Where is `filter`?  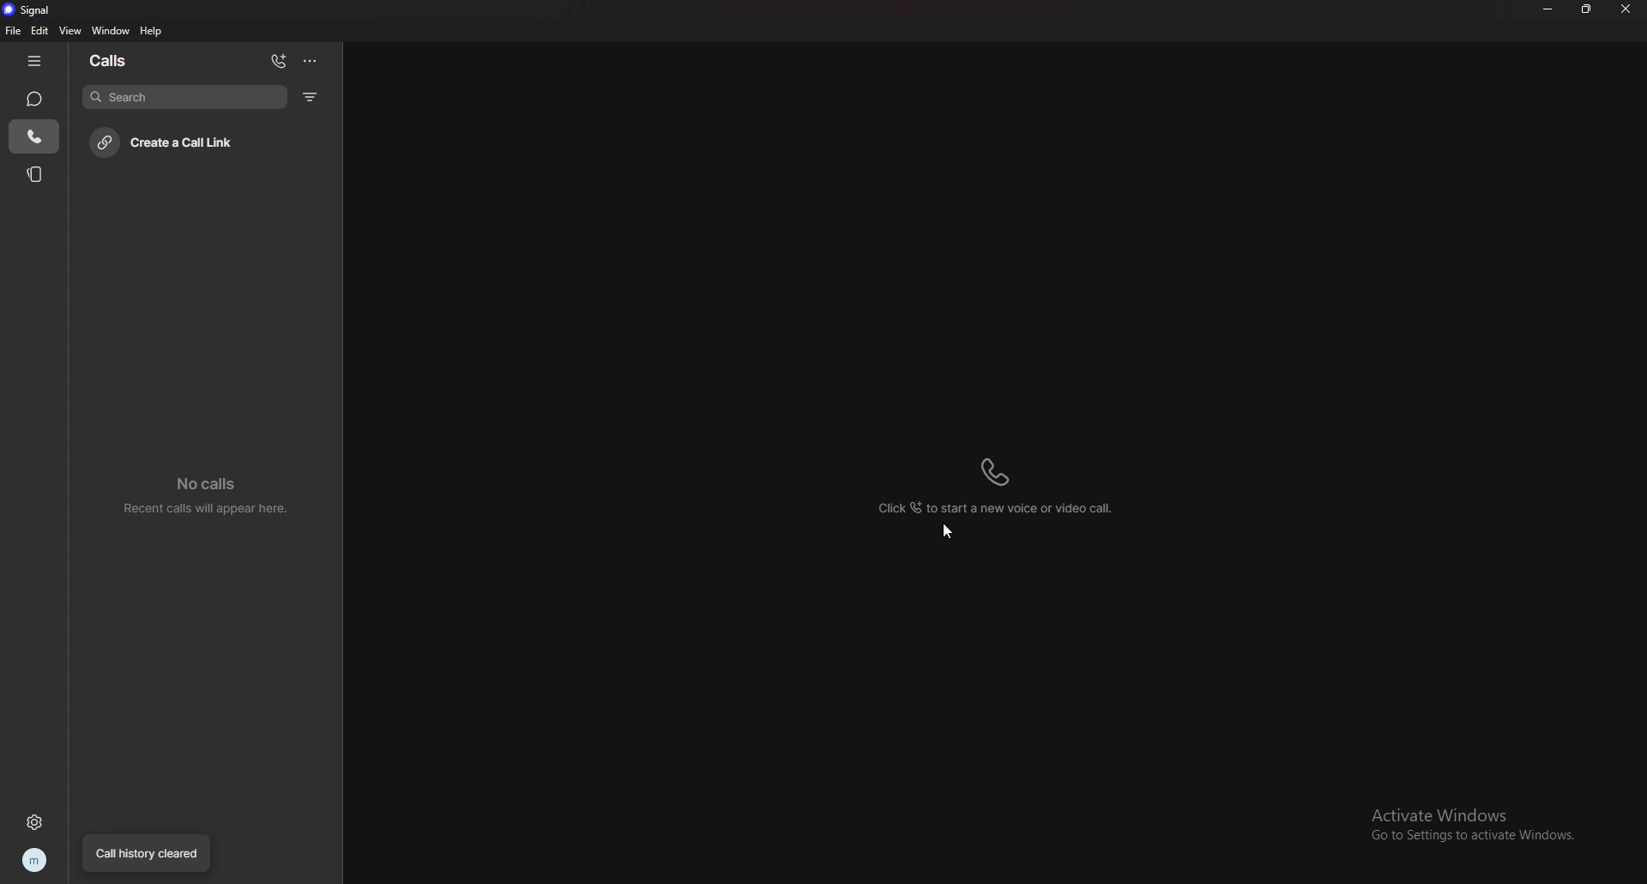
filter is located at coordinates (311, 96).